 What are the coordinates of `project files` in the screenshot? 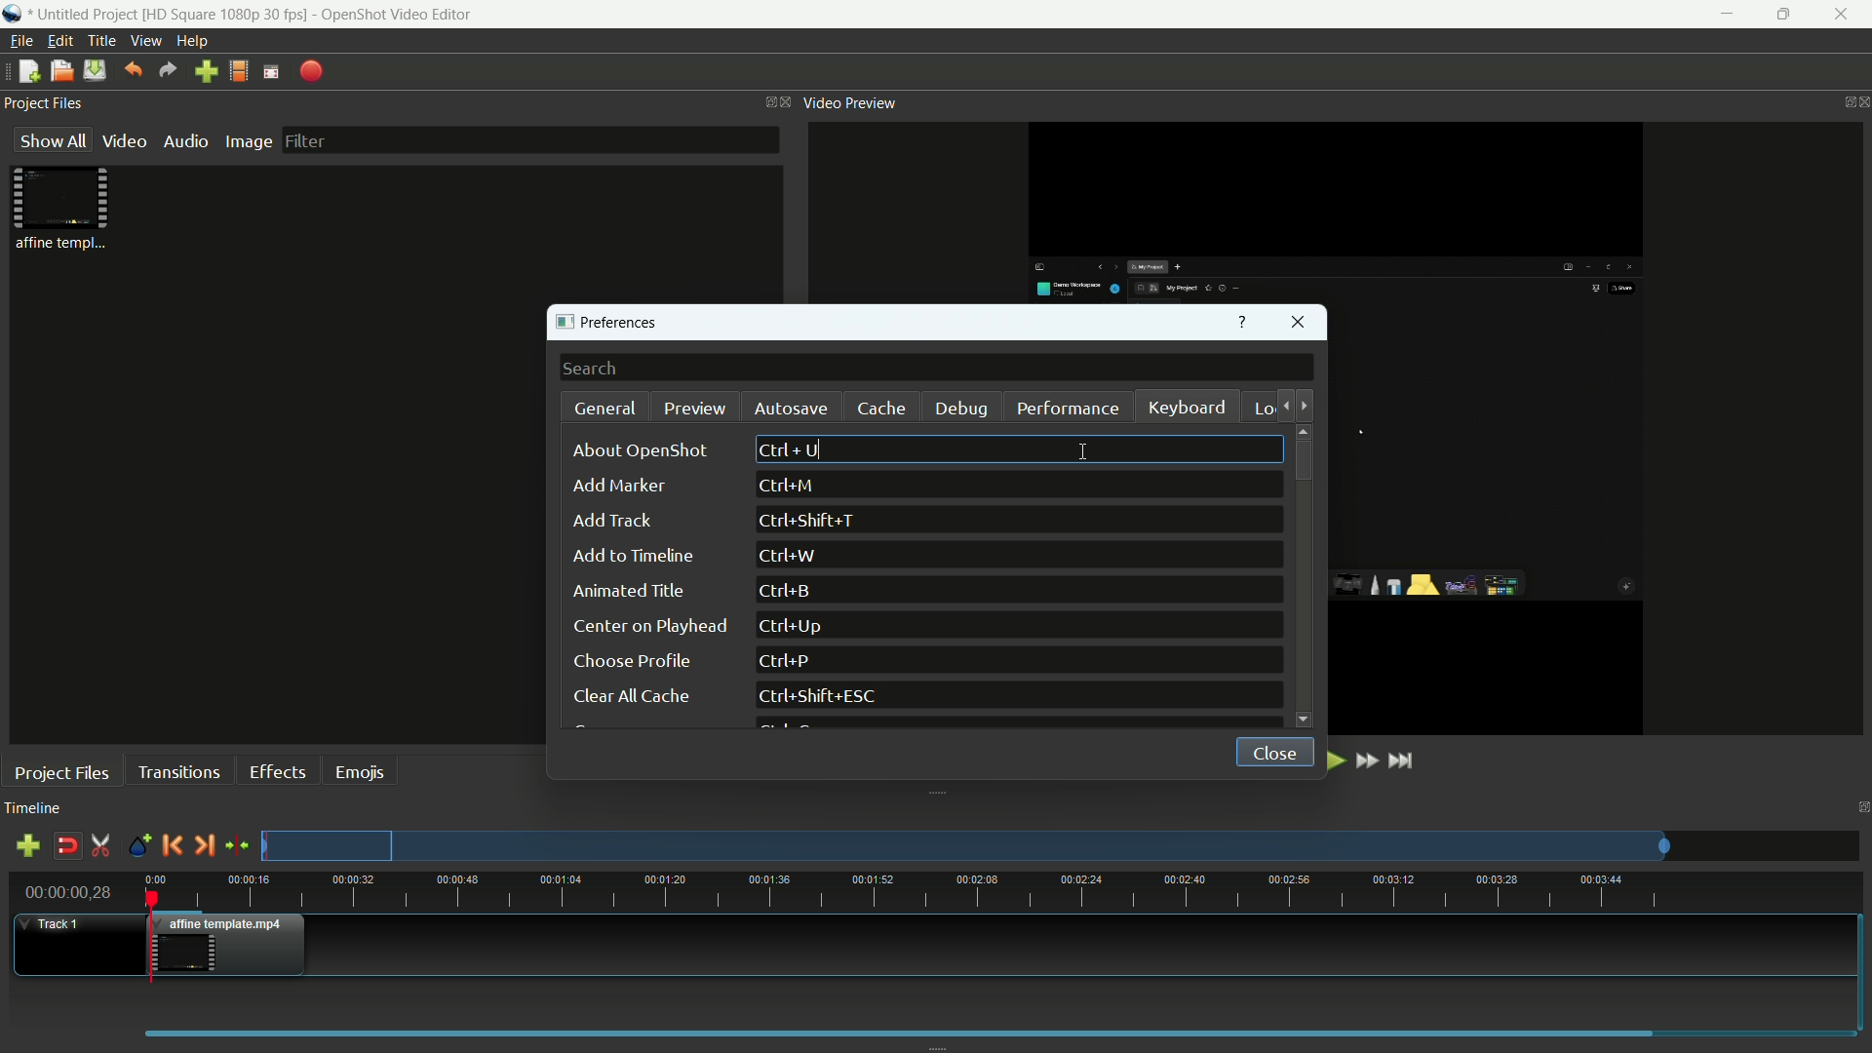 It's located at (46, 104).